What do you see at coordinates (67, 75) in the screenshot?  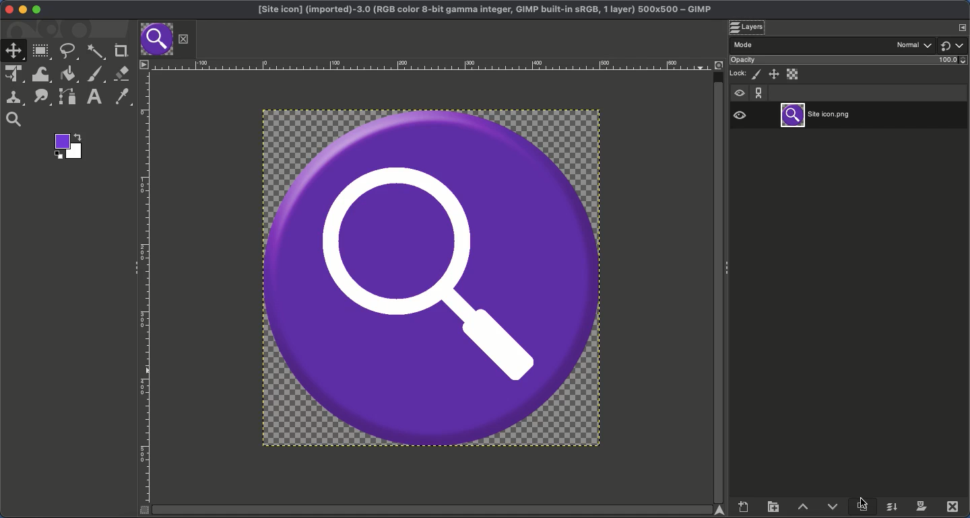 I see `Fill color` at bounding box center [67, 75].